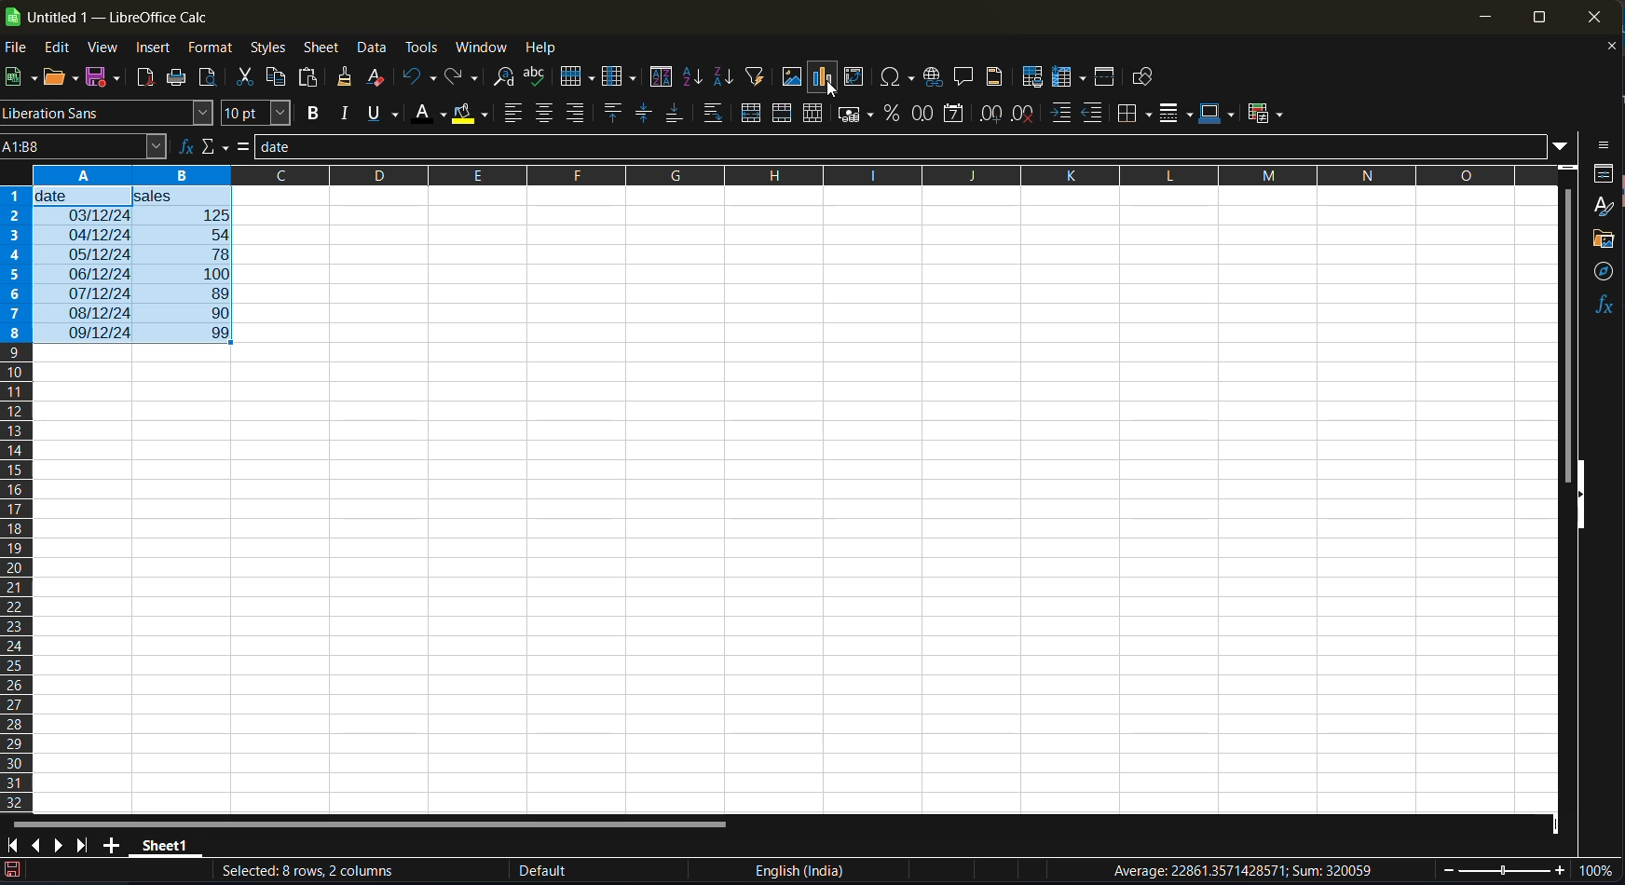 The width and height of the screenshot is (1625, 885). What do you see at coordinates (934, 79) in the screenshot?
I see `insert hyperlink` at bounding box center [934, 79].